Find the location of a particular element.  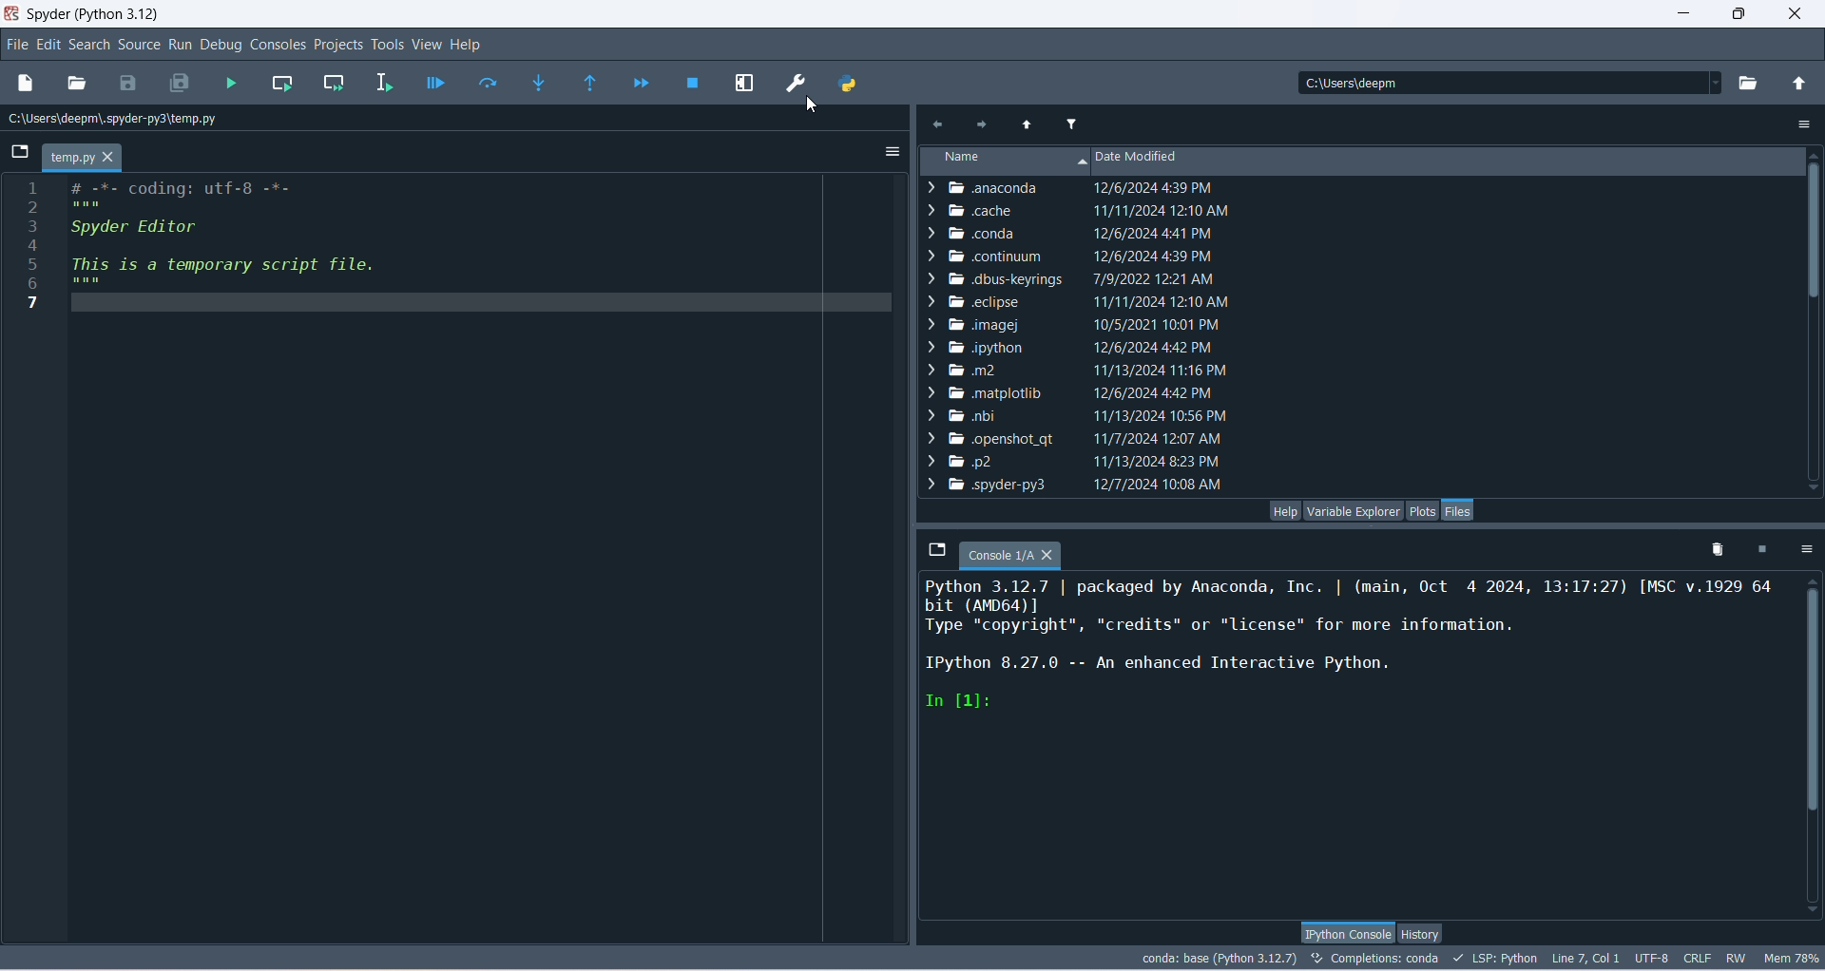

line number is located at coordinates (32, 243).